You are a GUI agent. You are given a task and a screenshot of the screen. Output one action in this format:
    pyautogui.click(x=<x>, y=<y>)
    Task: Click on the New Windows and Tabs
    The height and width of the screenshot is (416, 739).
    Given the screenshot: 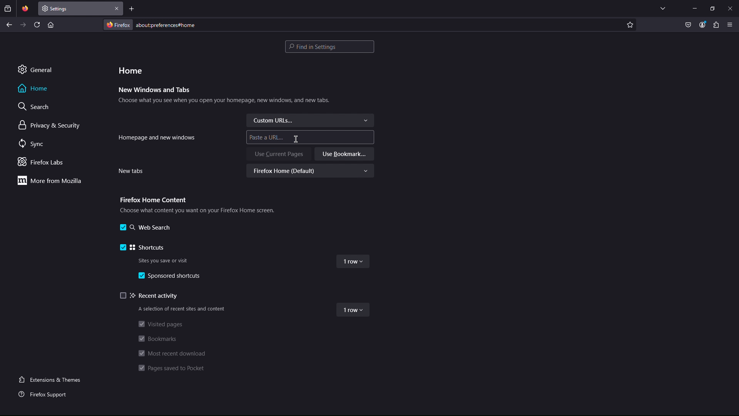 What is the action you would take?
    pyautogui.click(x=155, y=90)
    